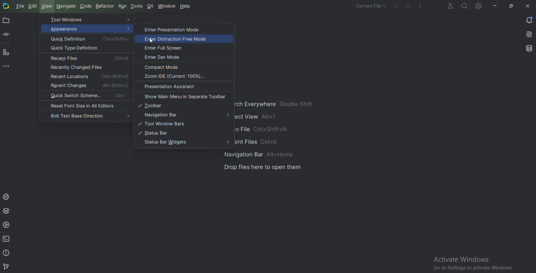 The width and height of the screenshot is (536, 273). I want to click on Project, so click(6, 21).